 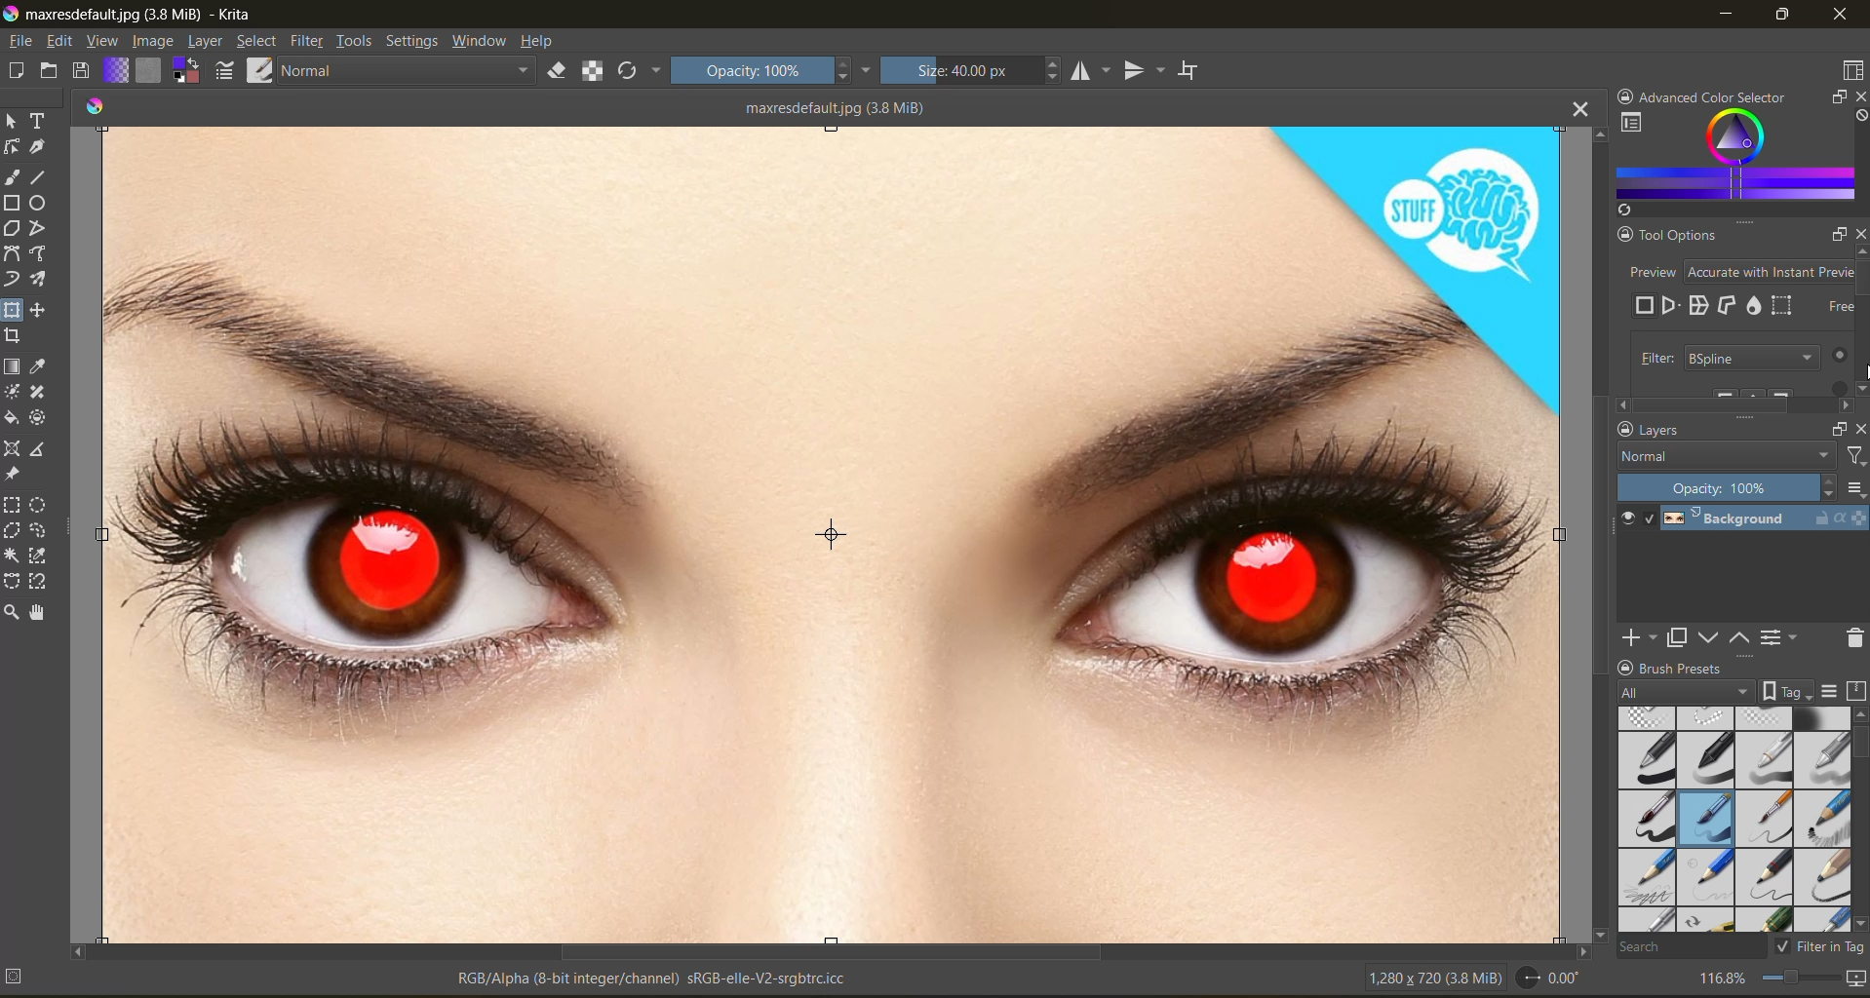 I want to click on tool, so click(x=44, y=227).